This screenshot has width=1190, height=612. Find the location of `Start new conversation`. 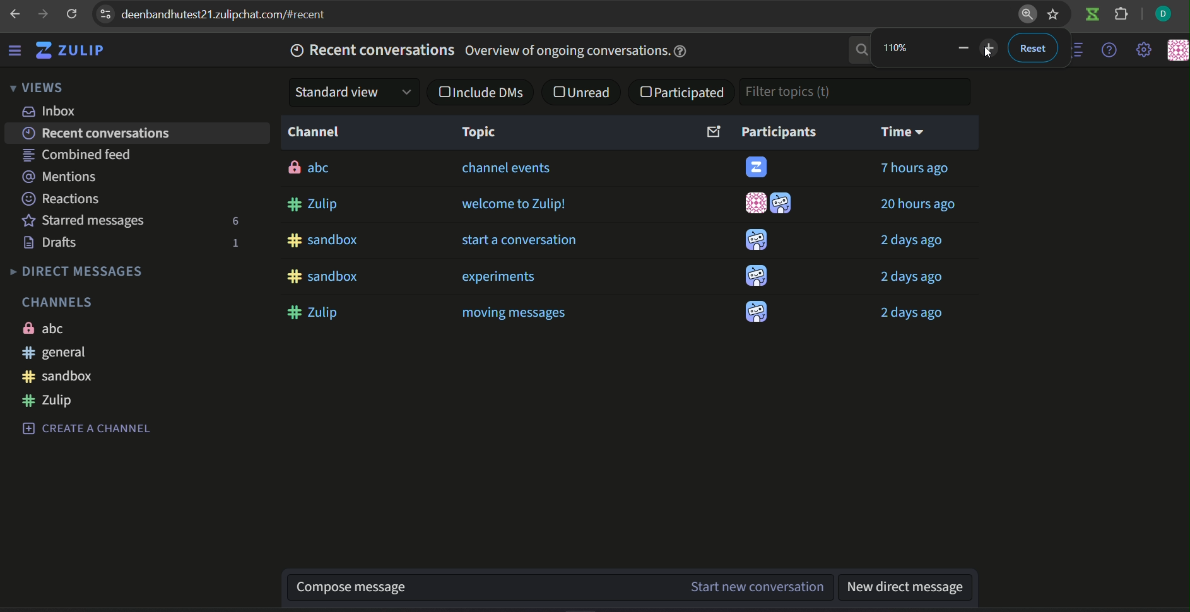

Start new conversation is located at coordinates (759, 587).